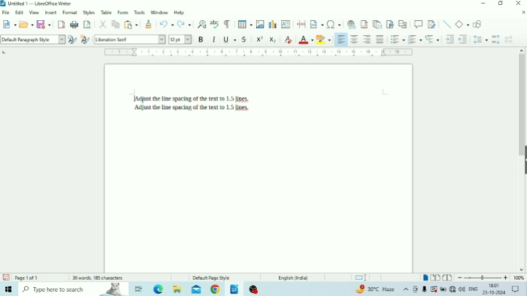  What do you see at coordinates (286, 24) in the screenshot?
I see `Insert Text Box` at bounding box center [286, 24].